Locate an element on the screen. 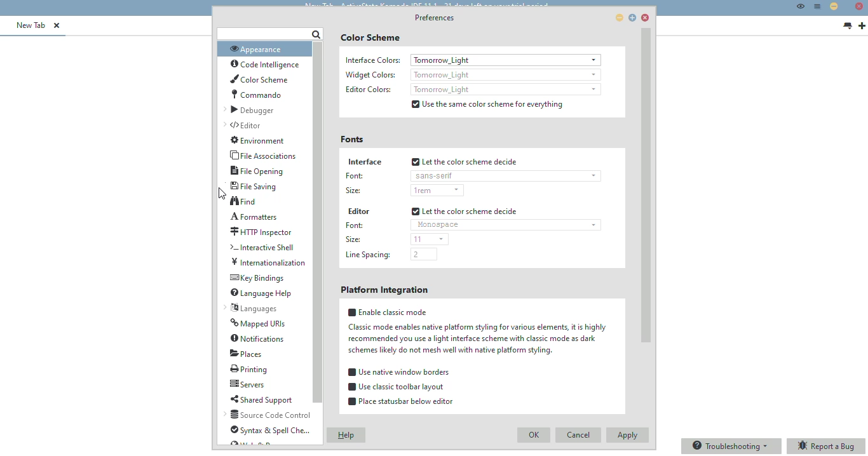 This screenshot has width=868, height=456. languages is located at coordinates (250, 308).